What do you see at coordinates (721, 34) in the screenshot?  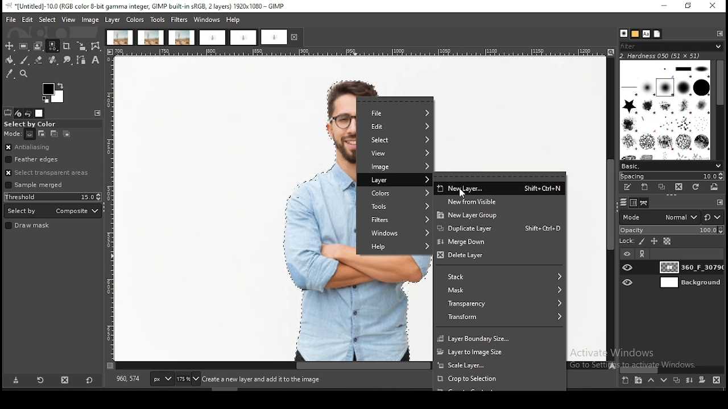 I see `configure this tab` at bounding box center [721, 34].